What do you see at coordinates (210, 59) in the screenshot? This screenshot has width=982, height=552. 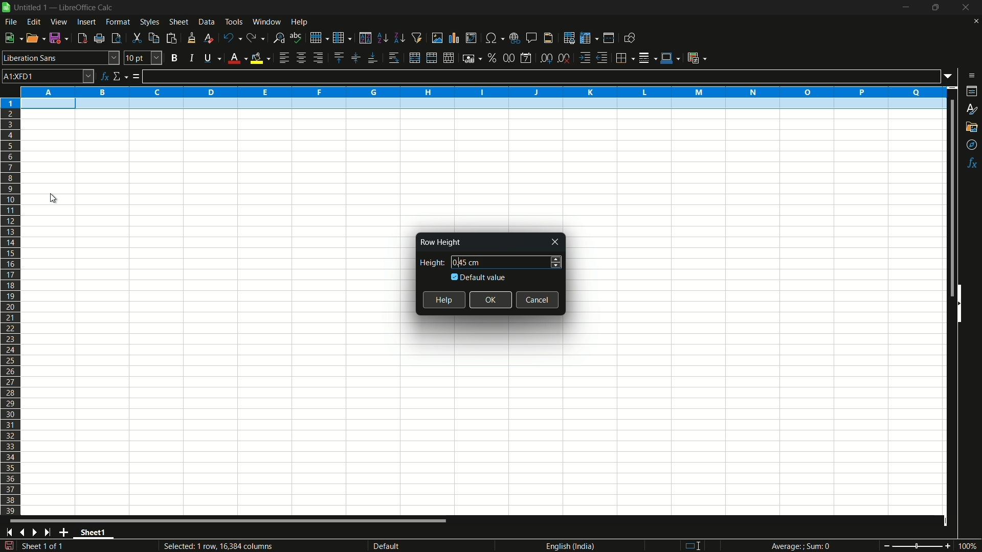 I see `underline` at bounding box center [210, 59].